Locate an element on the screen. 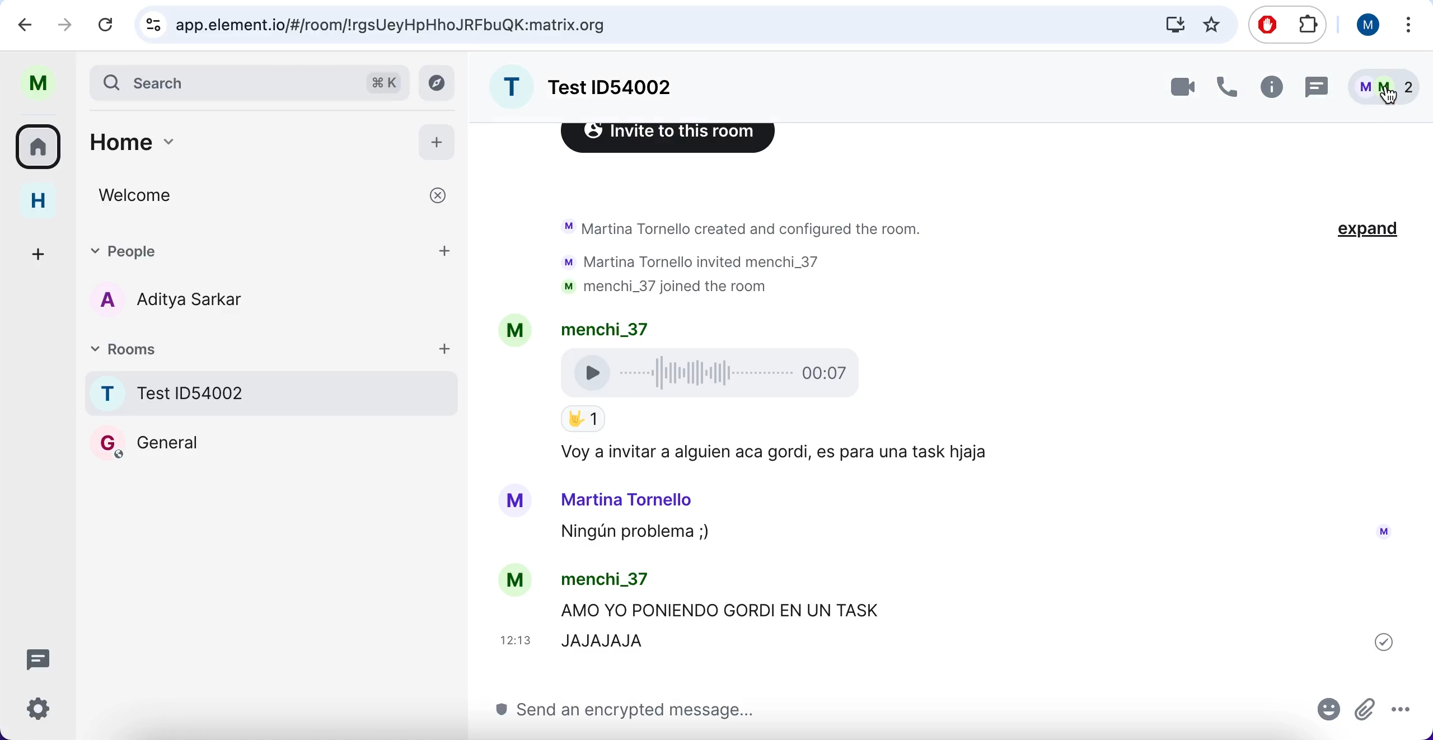 The image size is (1433, 740). search is located at coordinates (248, 83).